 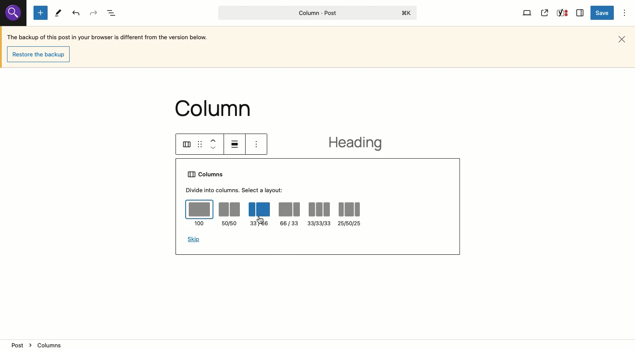 What do you see at coordinates (230, 215) in the screenshot?
I see `50,50` at bounding box center [230, 215].